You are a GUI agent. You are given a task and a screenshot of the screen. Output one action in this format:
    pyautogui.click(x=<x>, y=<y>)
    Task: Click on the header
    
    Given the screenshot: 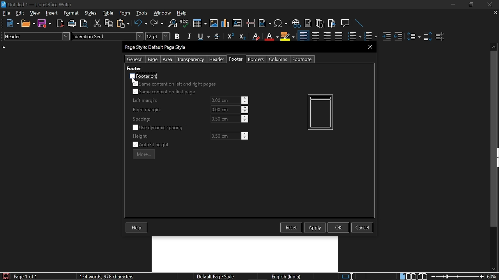 What is the action you would take?
    pyautogui.click(x=136, y=68)
    